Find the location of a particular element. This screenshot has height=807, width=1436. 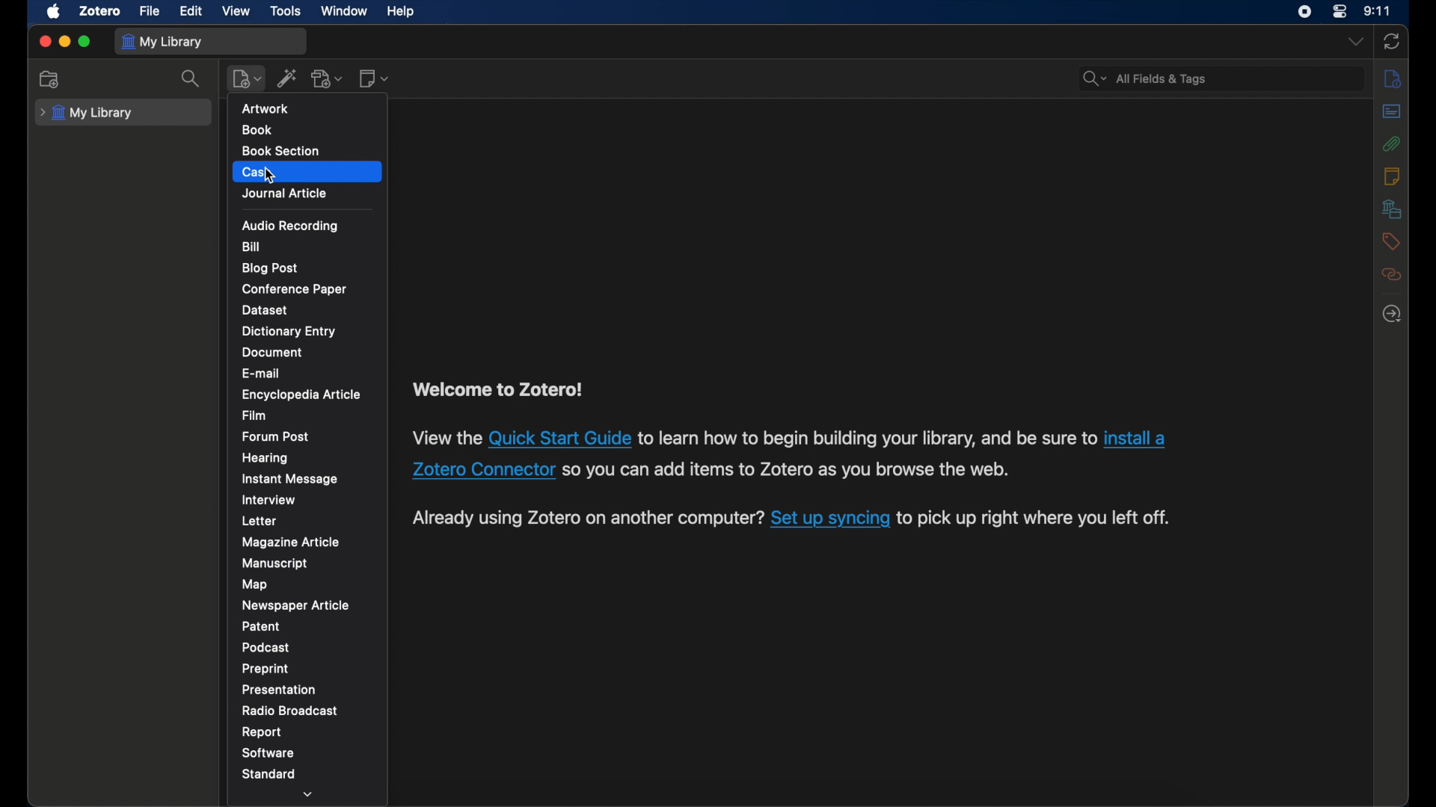

dropdown is located at coordinates (1354, 42).